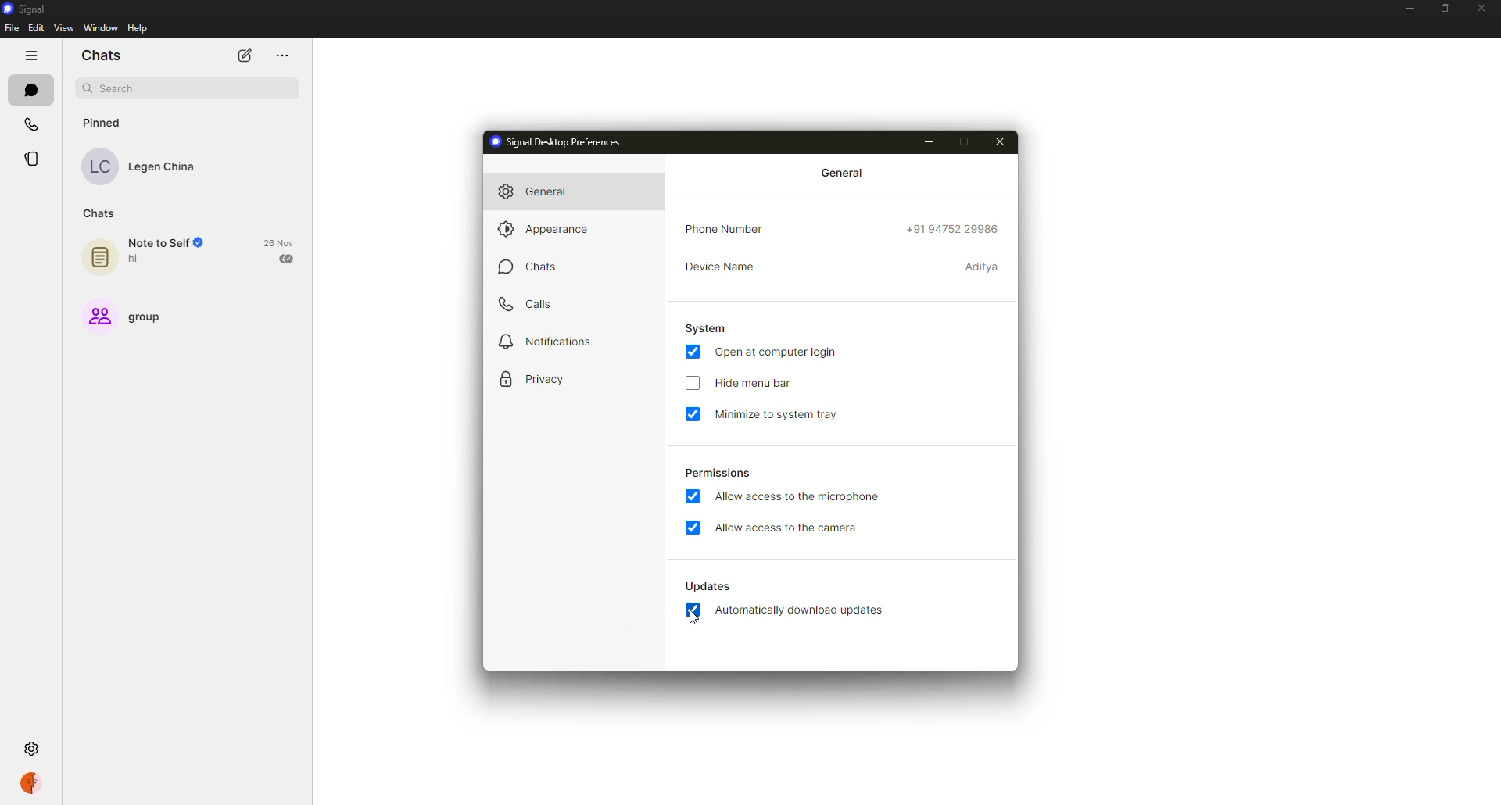 The image size is (1501, 805). Describe the element at coordinates (718, 267) in the screenshot. I see `device name` at that location.